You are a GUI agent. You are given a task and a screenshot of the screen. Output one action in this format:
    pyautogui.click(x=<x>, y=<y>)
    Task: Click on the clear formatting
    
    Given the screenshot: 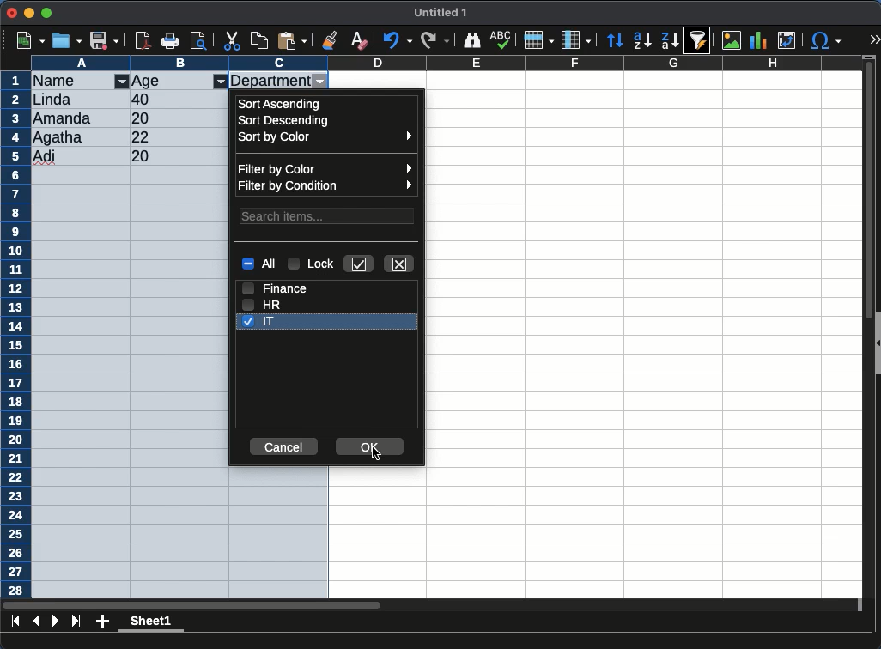 What is the action you would take?
    pyautogui.click(x=359, y=39)
    